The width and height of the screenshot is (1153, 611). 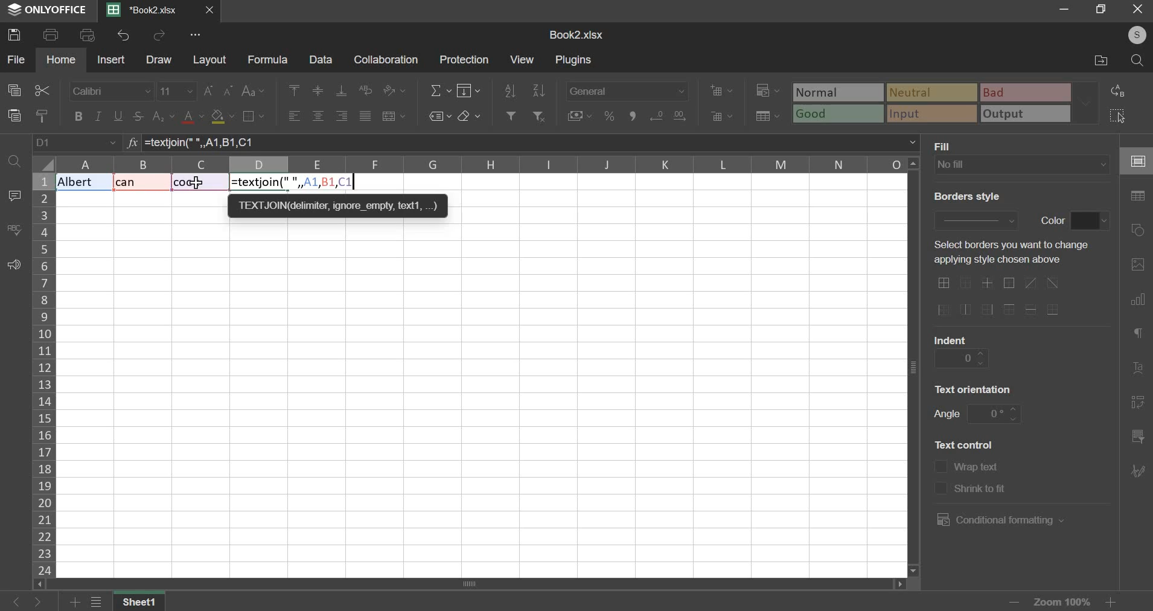 What do you see at coordinates (14, 91) in the screenshot?
I see `copy` at bounding box center [14, 91].